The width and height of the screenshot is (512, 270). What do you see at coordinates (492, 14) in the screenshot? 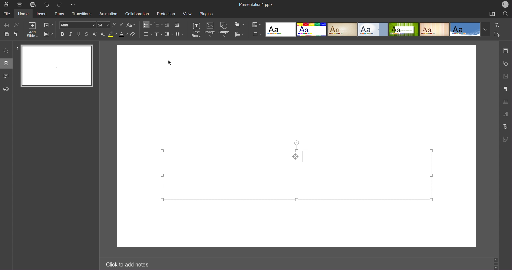
I see `Open File Location` at bounding box center [492, 14].